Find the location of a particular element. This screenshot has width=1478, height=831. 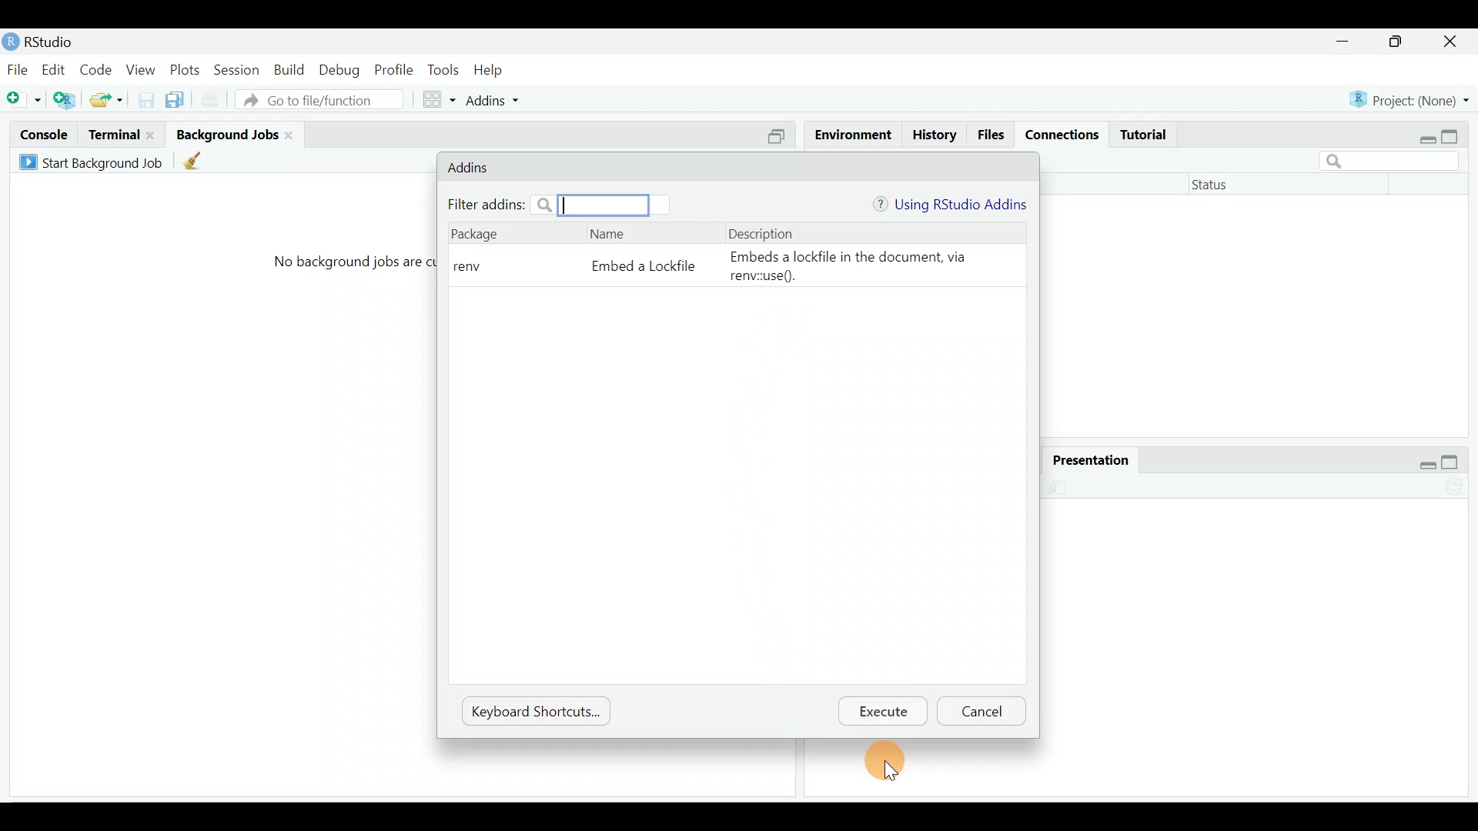

? Using RStudio Addins is located at coordinates (950, 204).